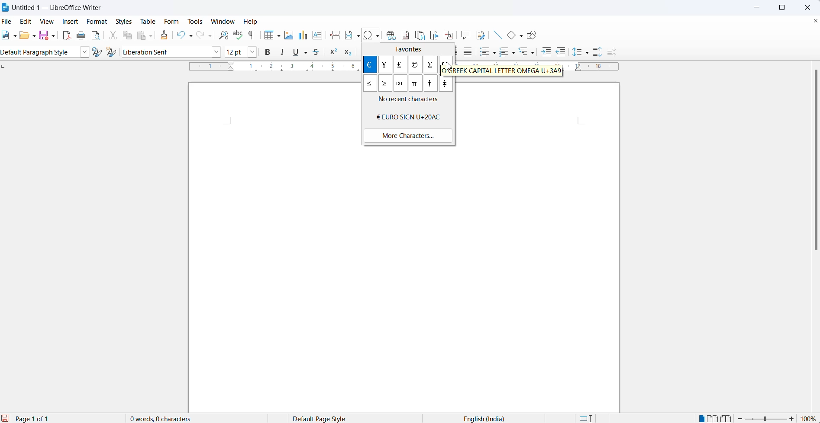  I want to click on maximize, so click(786, 6).